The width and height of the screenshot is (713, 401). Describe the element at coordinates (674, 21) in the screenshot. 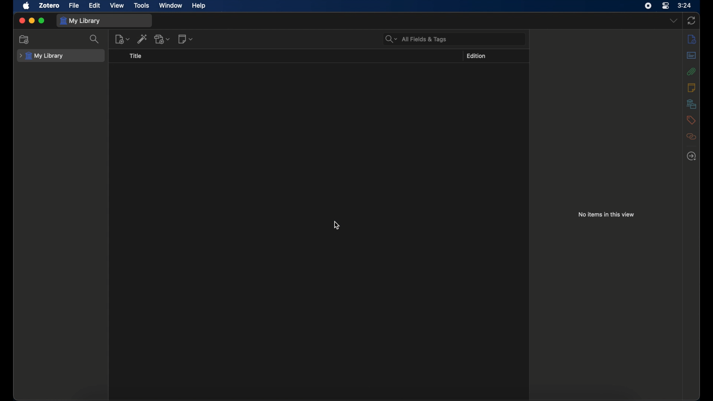

I see `dropdown` at that location.